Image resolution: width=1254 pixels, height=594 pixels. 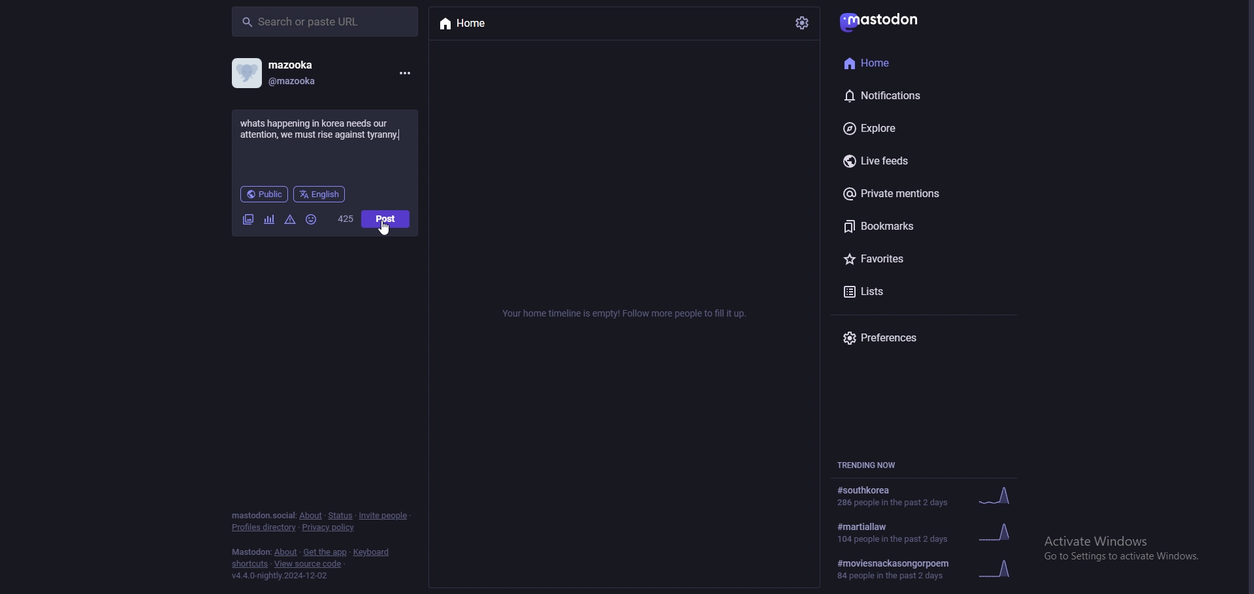 What do you see at coordinates (326, 552) in the screenshot?
I see `get the app` at bounding box center [326, 552].